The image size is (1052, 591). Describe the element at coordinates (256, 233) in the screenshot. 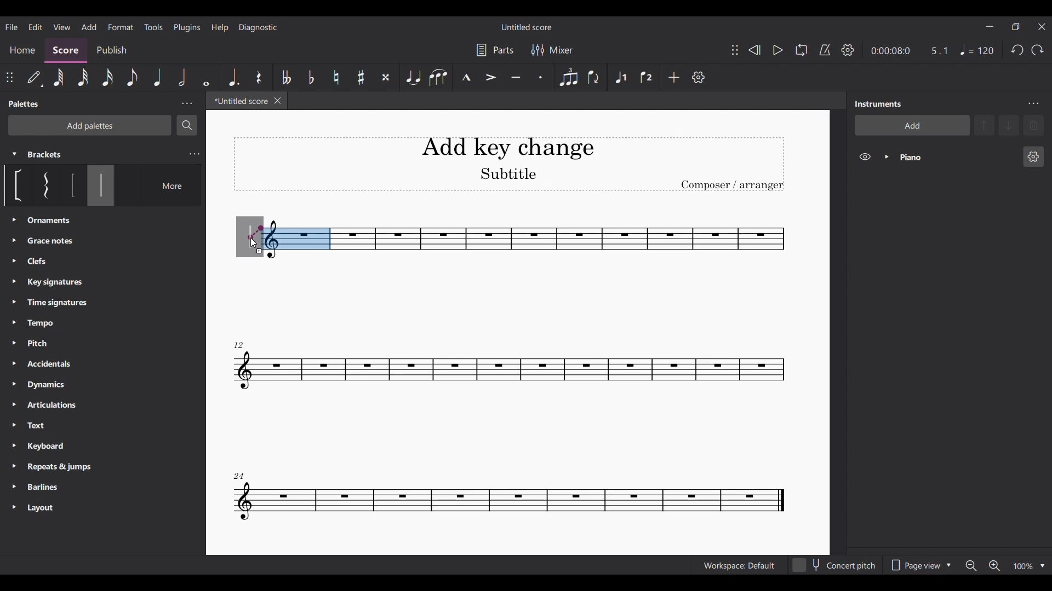

I see `Determining position of attachement` at that location.